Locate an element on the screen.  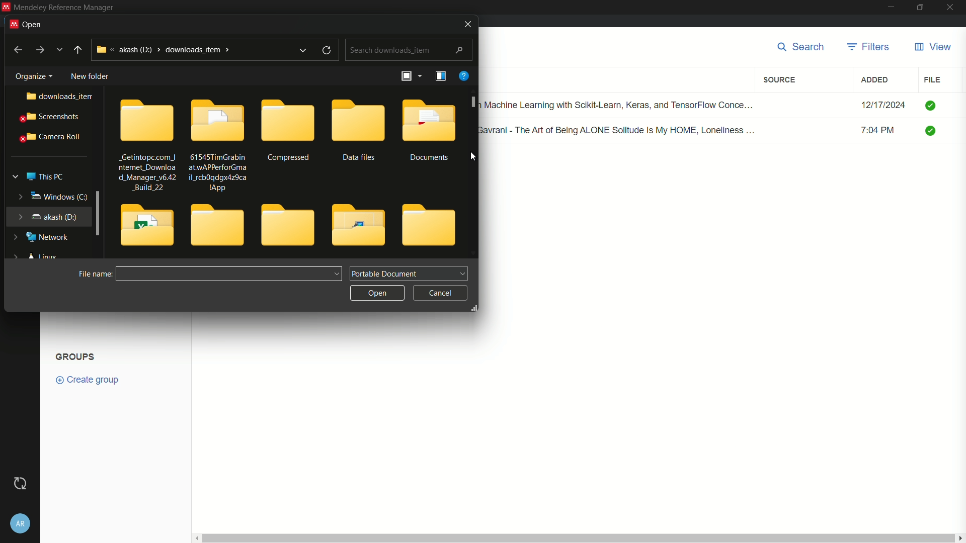
folder is located at coordinates (428, 224).